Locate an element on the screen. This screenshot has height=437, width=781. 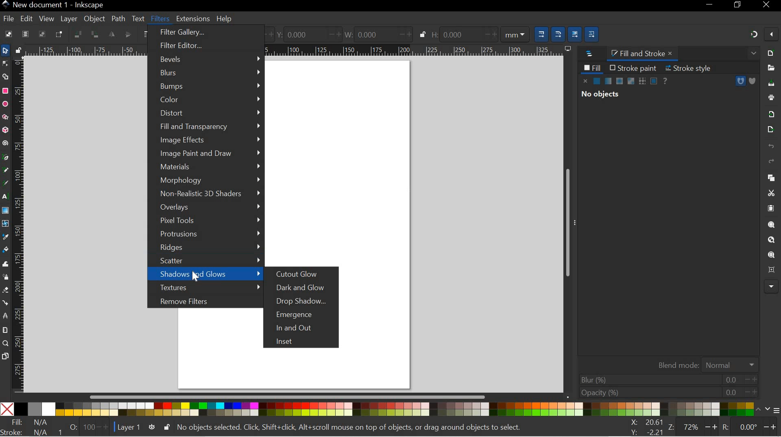
COLOR AND GRADIENT is located at coordinates (626, 81).